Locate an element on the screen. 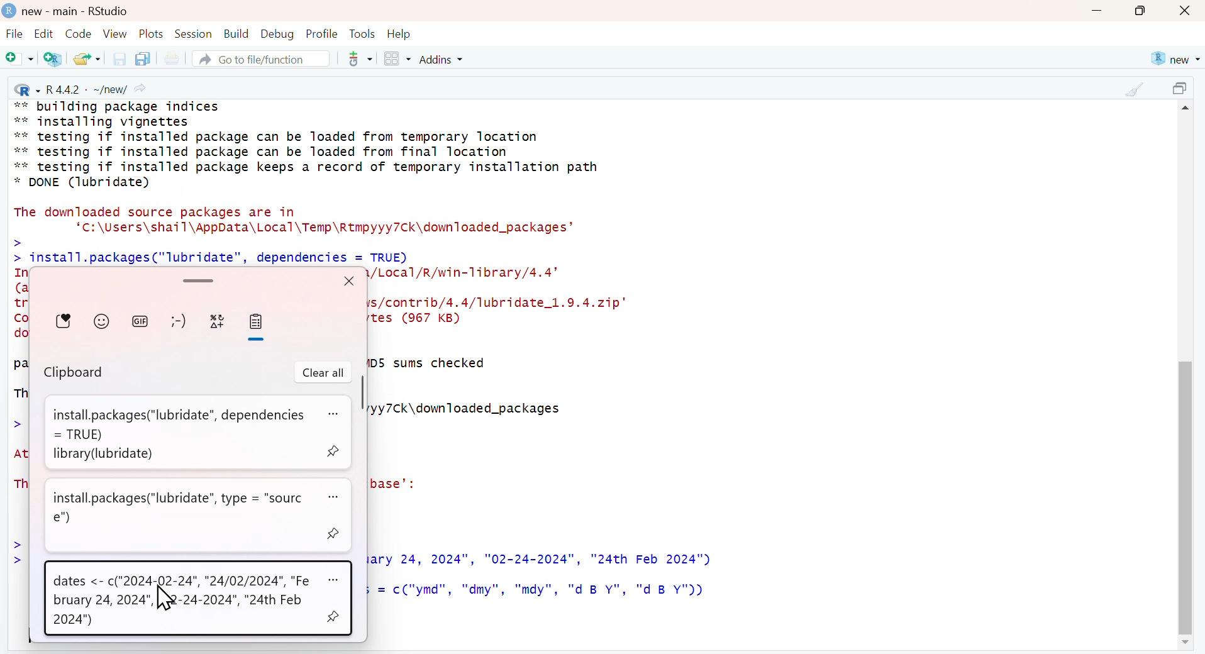 The width and height of the screenshot is (1205, 654). clipboard is located at coordinates (255, 322).